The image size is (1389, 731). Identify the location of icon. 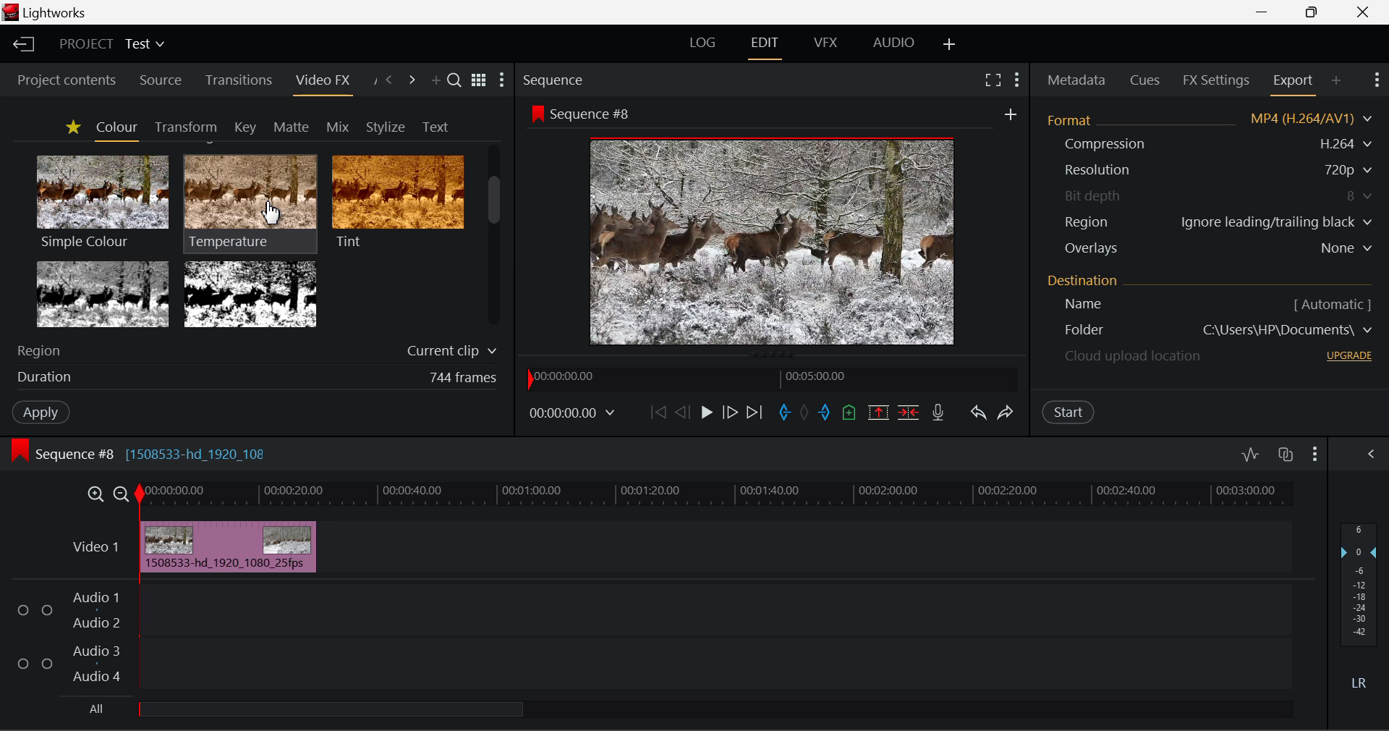
(20, 450).